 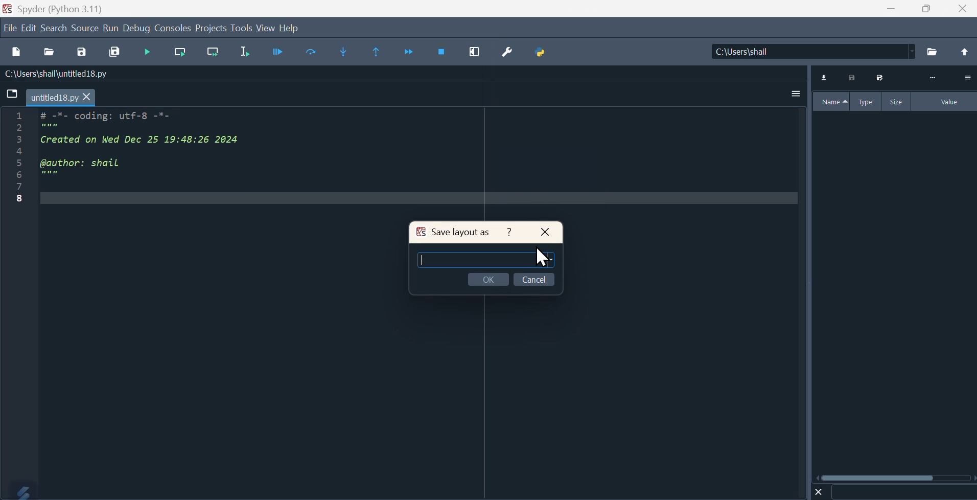 I want to click on Folder, so click(x=933, y=52).